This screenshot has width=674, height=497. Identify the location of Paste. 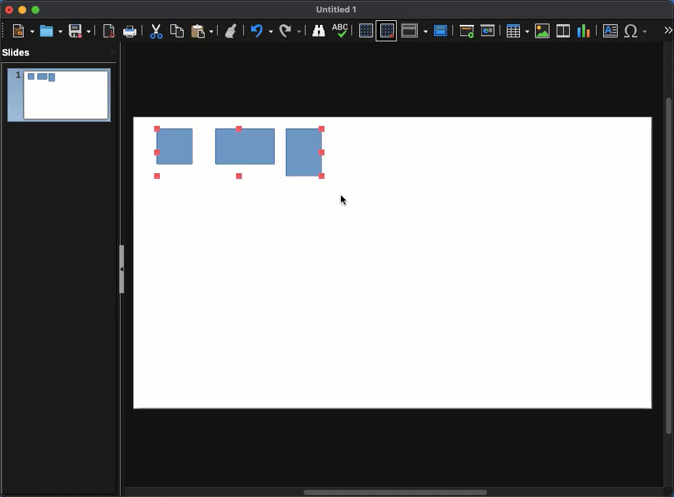
(201, 31).